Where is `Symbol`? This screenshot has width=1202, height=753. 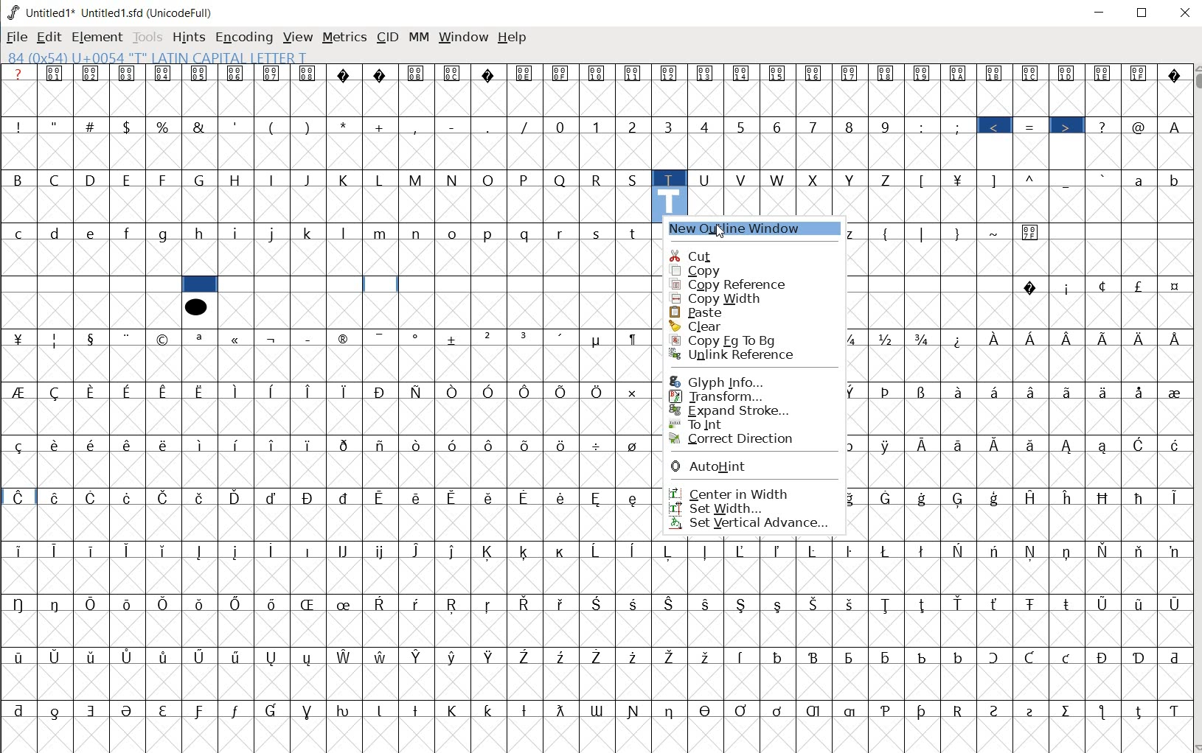
Symbol is located at coordinates (1069, 551).